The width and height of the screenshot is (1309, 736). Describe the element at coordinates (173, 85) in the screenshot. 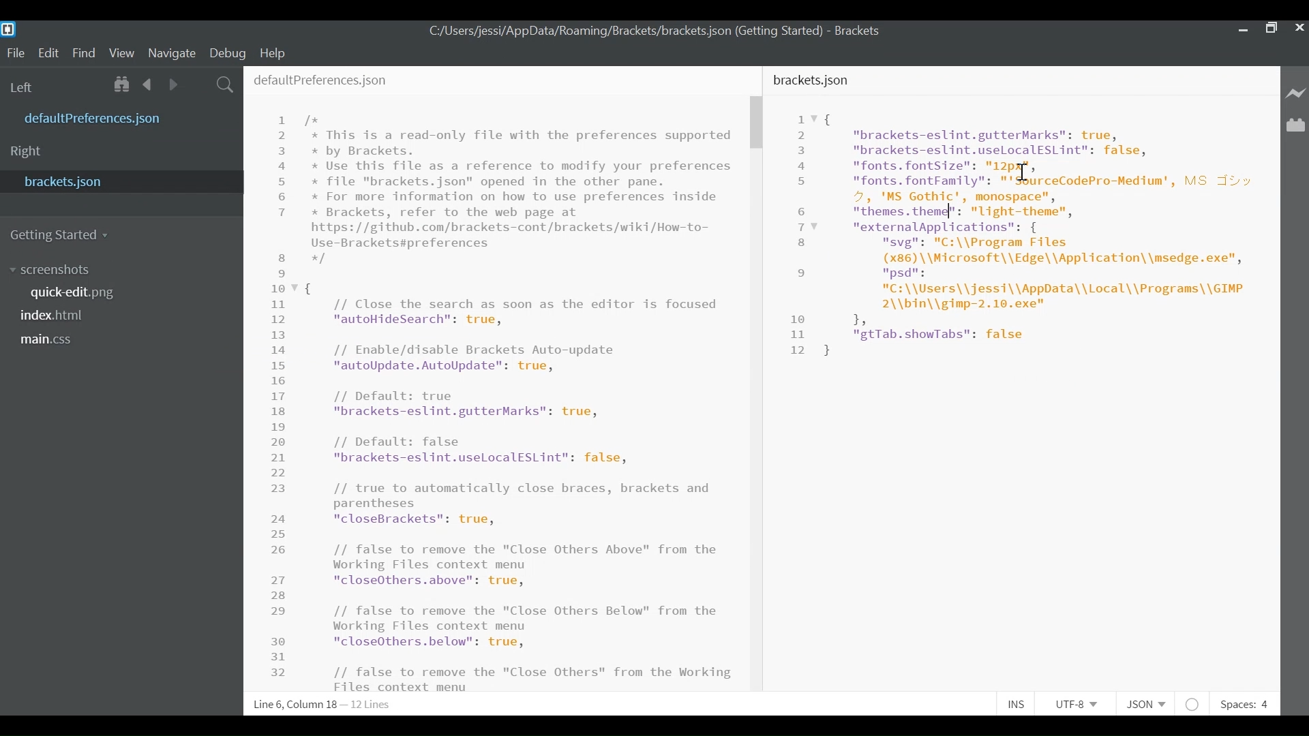

I see `Navigate Forward` at that location.